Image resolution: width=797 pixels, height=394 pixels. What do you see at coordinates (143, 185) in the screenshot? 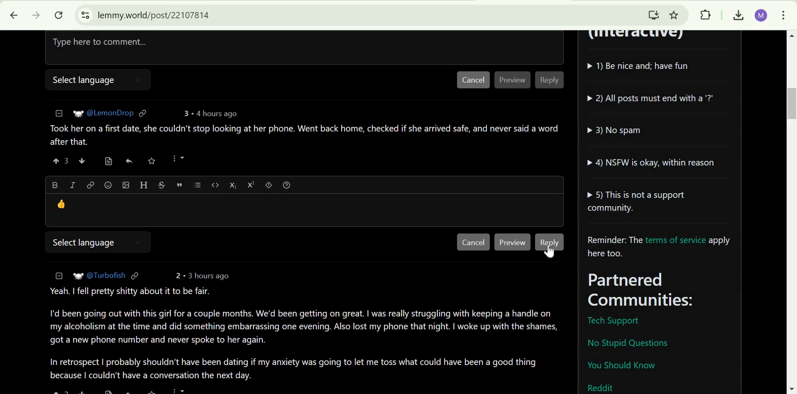
I see `Header` at bounding box center [143, 185].